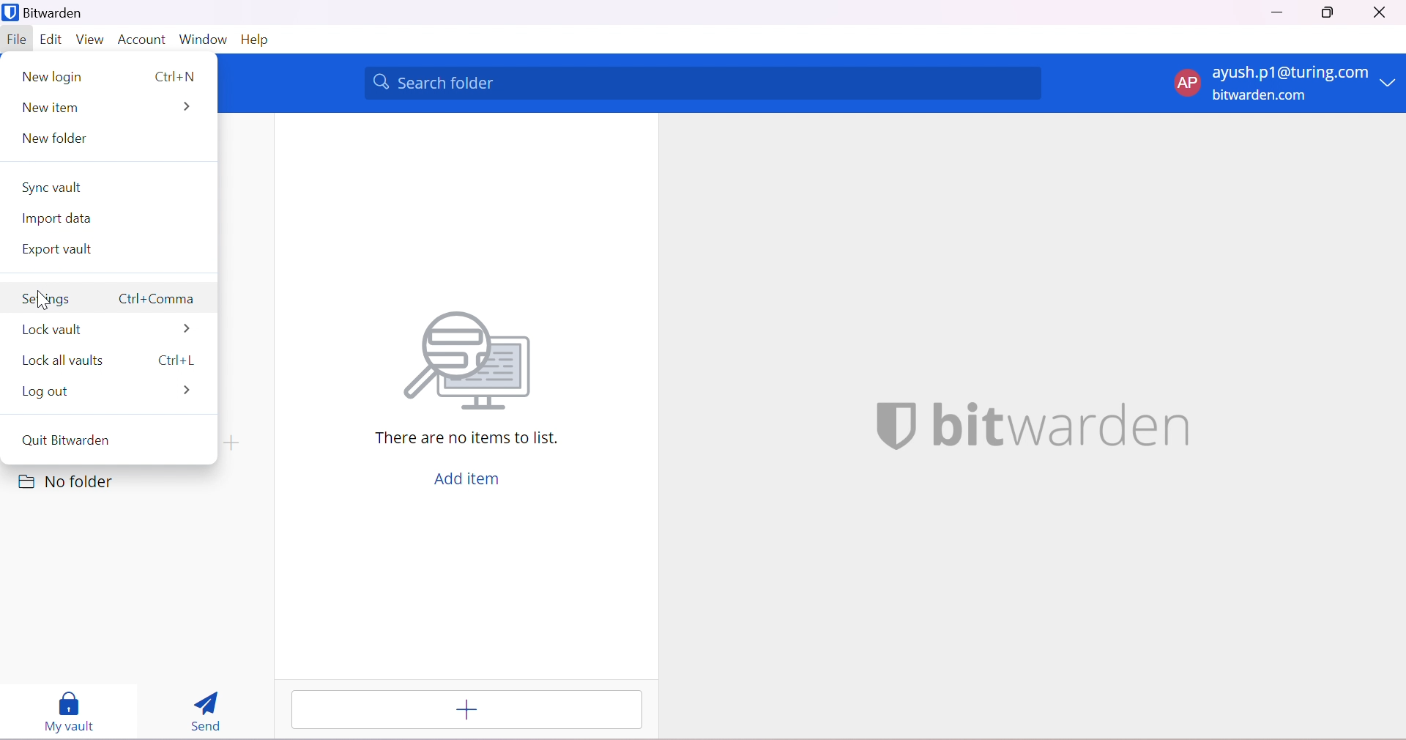  What do you see at coordinates (261, 41) in the screenshot?
I see `Help` at bounding box center [261, 41].